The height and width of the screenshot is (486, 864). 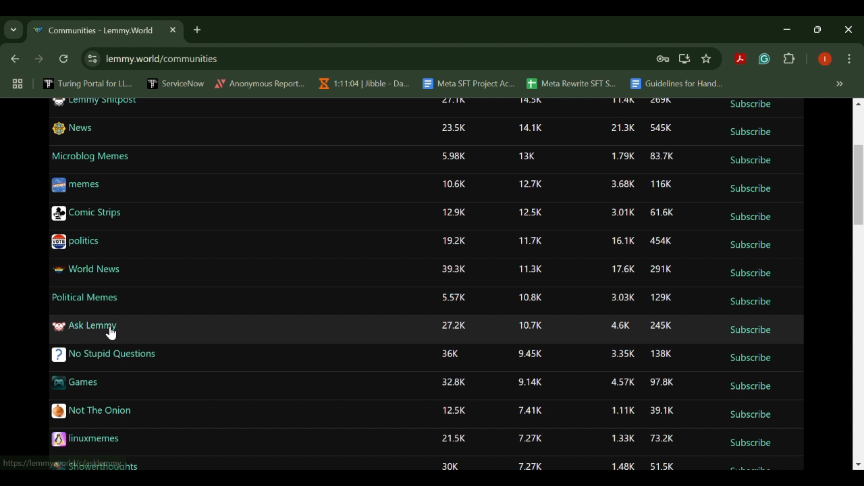 What do you see at coordinates (531, 129) in the screenshot?
I see `14.1K` at bounding box center [531, 129].